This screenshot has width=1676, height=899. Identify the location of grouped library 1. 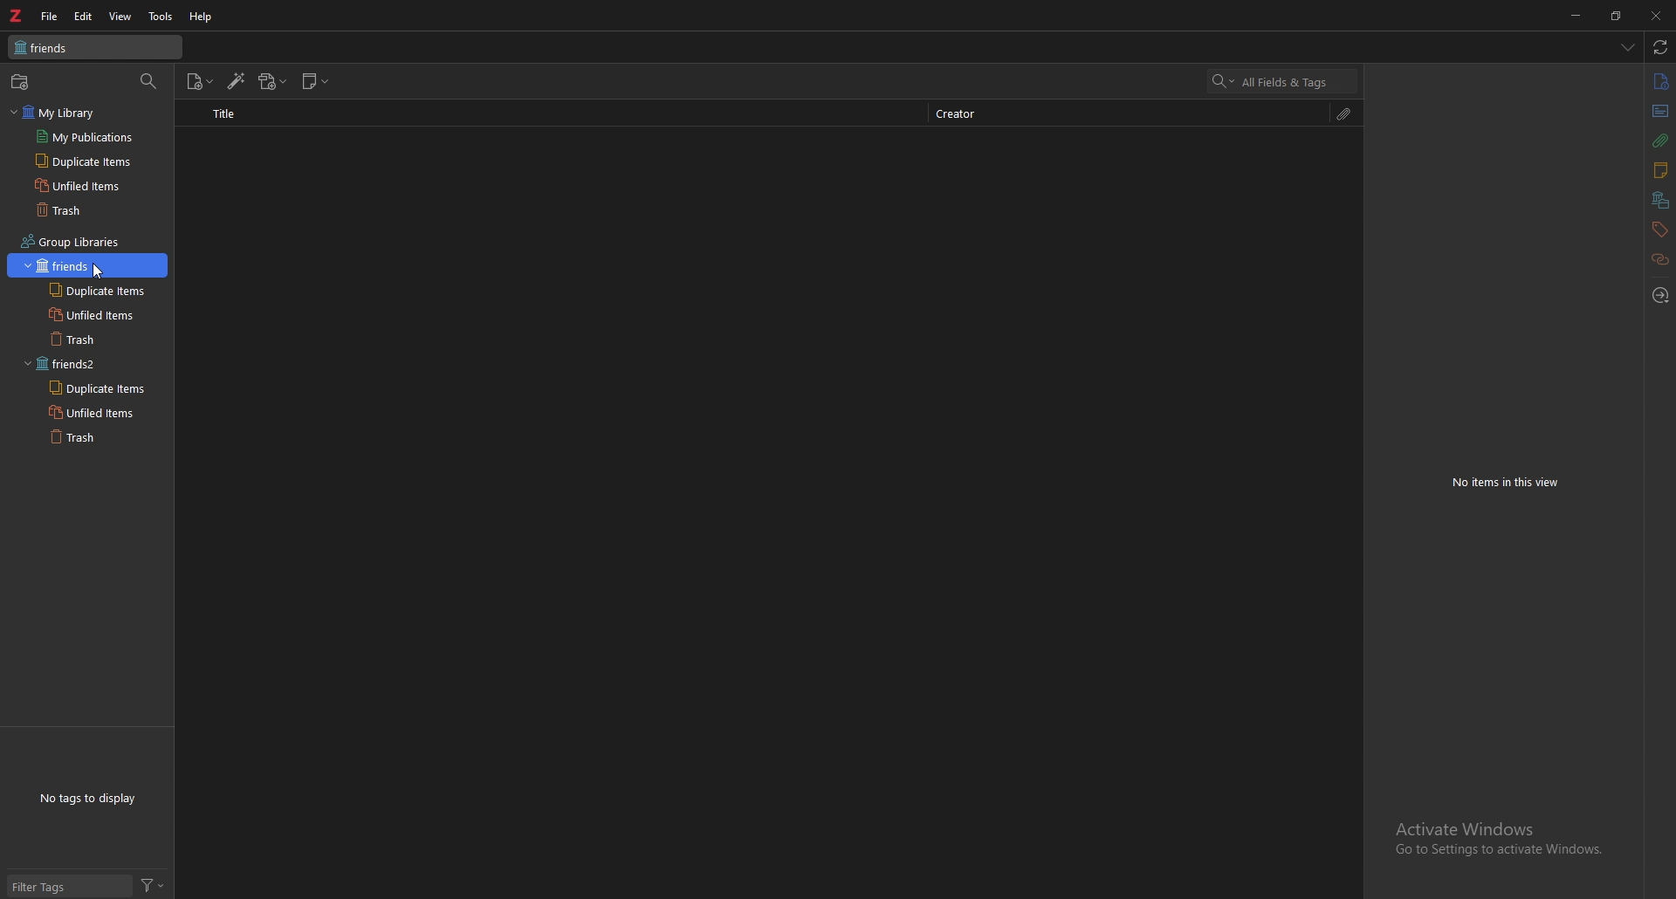
(89, 266).